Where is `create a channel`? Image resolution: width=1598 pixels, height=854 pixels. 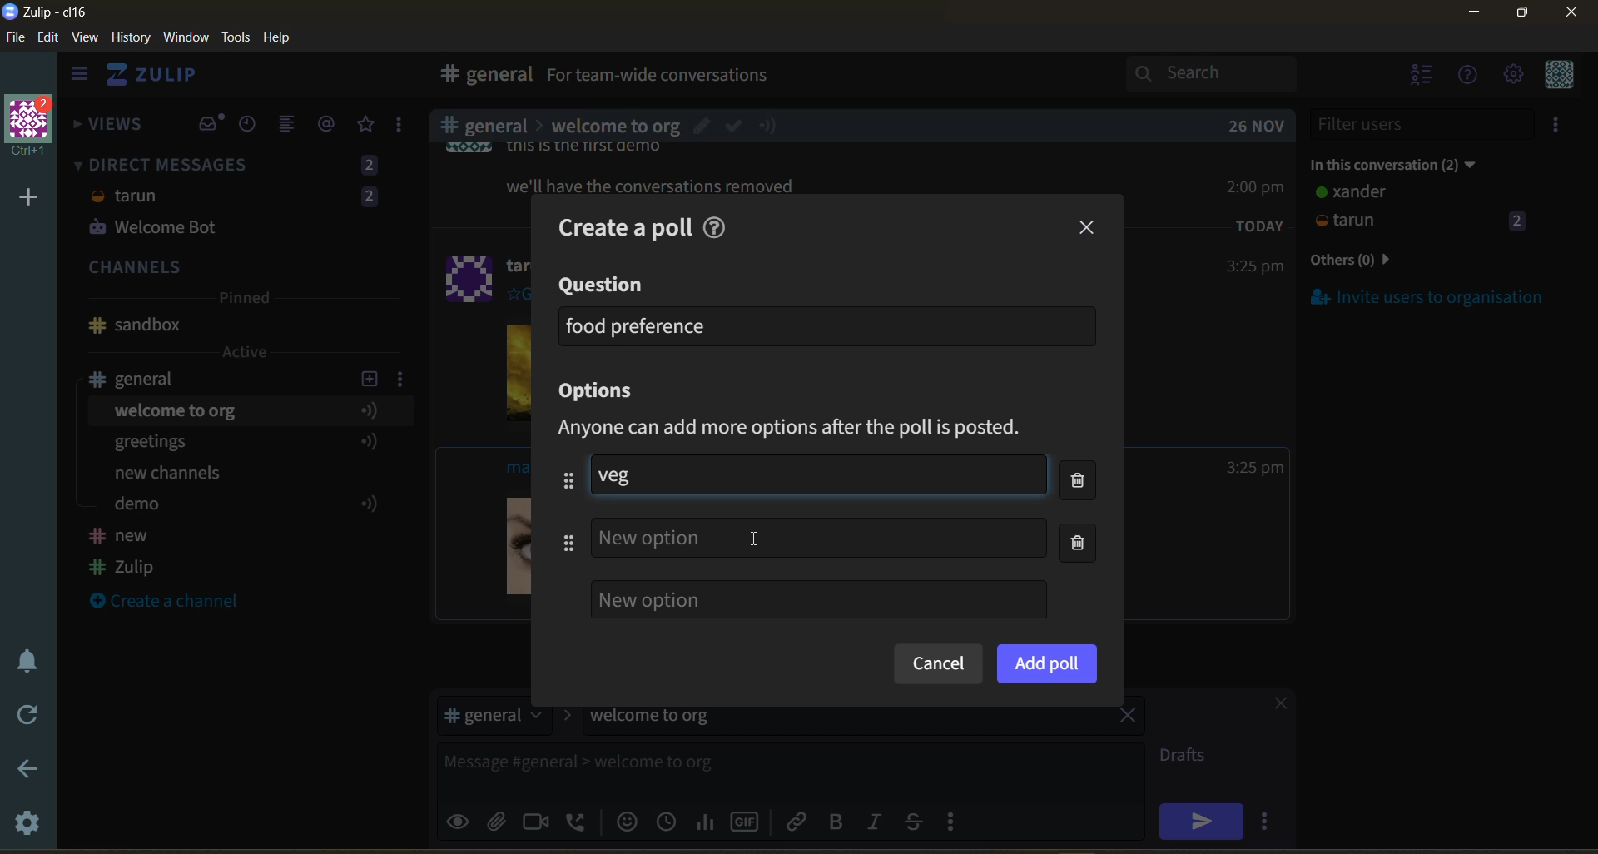
create a channel is located at coordinates (174, 603).